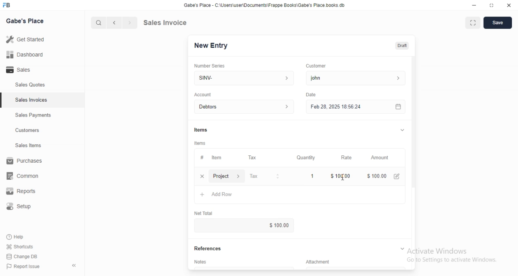  Describe the element at coordinates (31, 115) in the screenshot. I see `Sales Payments` at that location.